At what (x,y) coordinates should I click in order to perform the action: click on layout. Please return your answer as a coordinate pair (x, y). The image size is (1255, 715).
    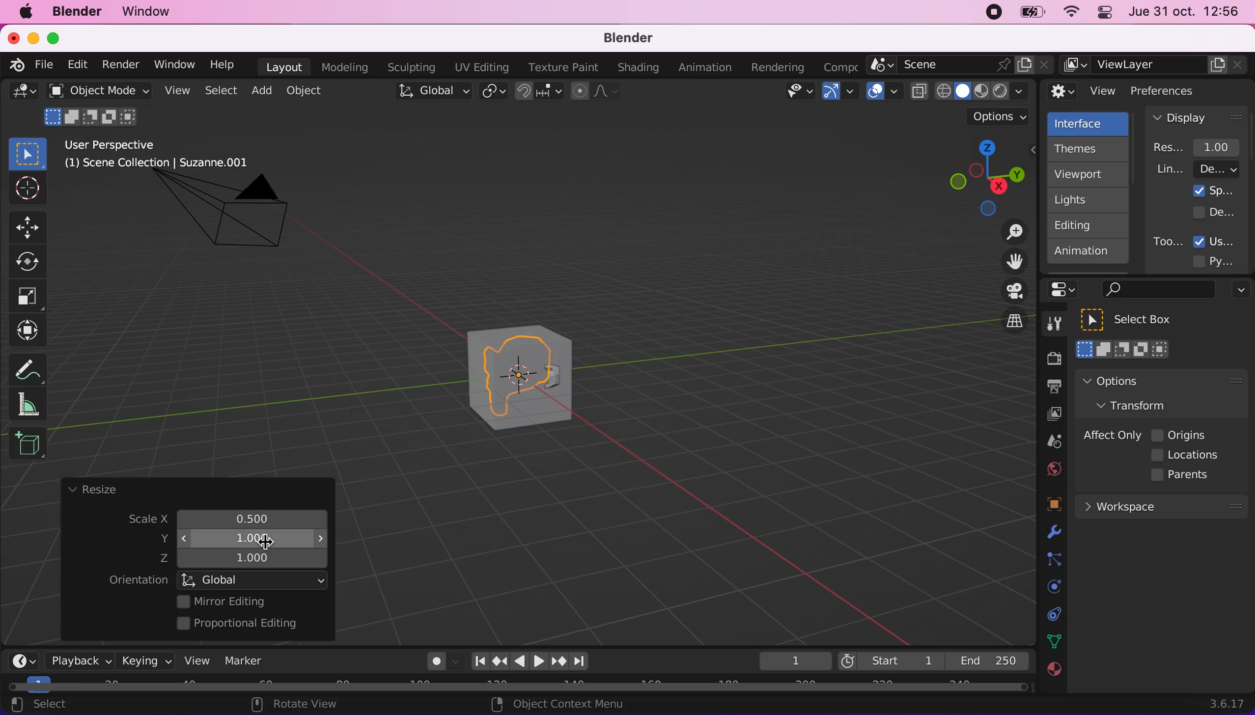
    Looking at the image, I should click on (284, 67).